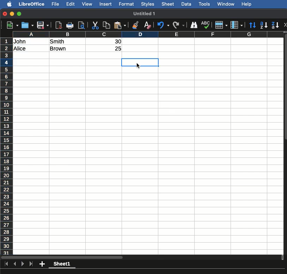  What do you see at coordinates (148, 5) in the screenshot?
I see `Styles` at bounding box center [148, 5].